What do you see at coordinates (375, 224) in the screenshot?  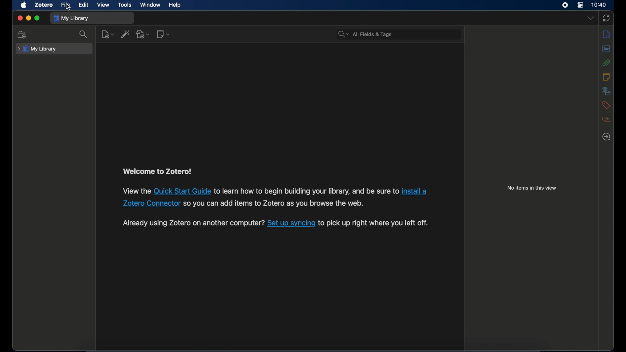 I see `to pick up right where you left off` at bounding box center [375, 224].